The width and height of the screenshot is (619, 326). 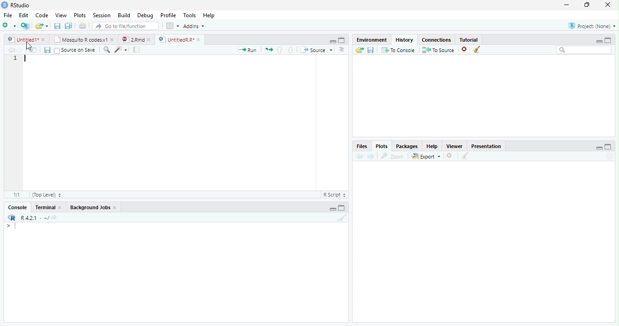 What do you see at coordinates (145, 15) in the screenshot?
I see `Debug` at bounding box center [145, 15].